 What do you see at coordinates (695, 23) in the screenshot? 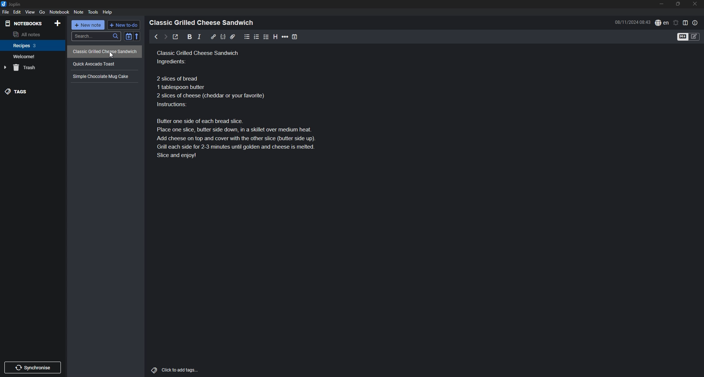
I see `note properties` at bounding box center [695, 23].